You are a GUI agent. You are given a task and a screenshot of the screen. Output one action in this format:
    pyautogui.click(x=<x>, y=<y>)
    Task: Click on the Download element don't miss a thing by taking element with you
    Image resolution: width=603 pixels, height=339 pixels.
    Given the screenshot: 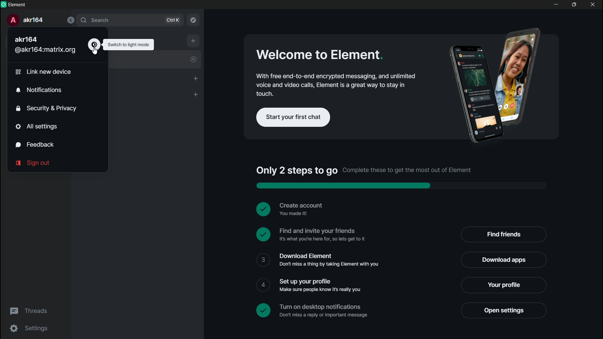 What is the action you would take?
    pyautogui.click(x=329, y=260)
    